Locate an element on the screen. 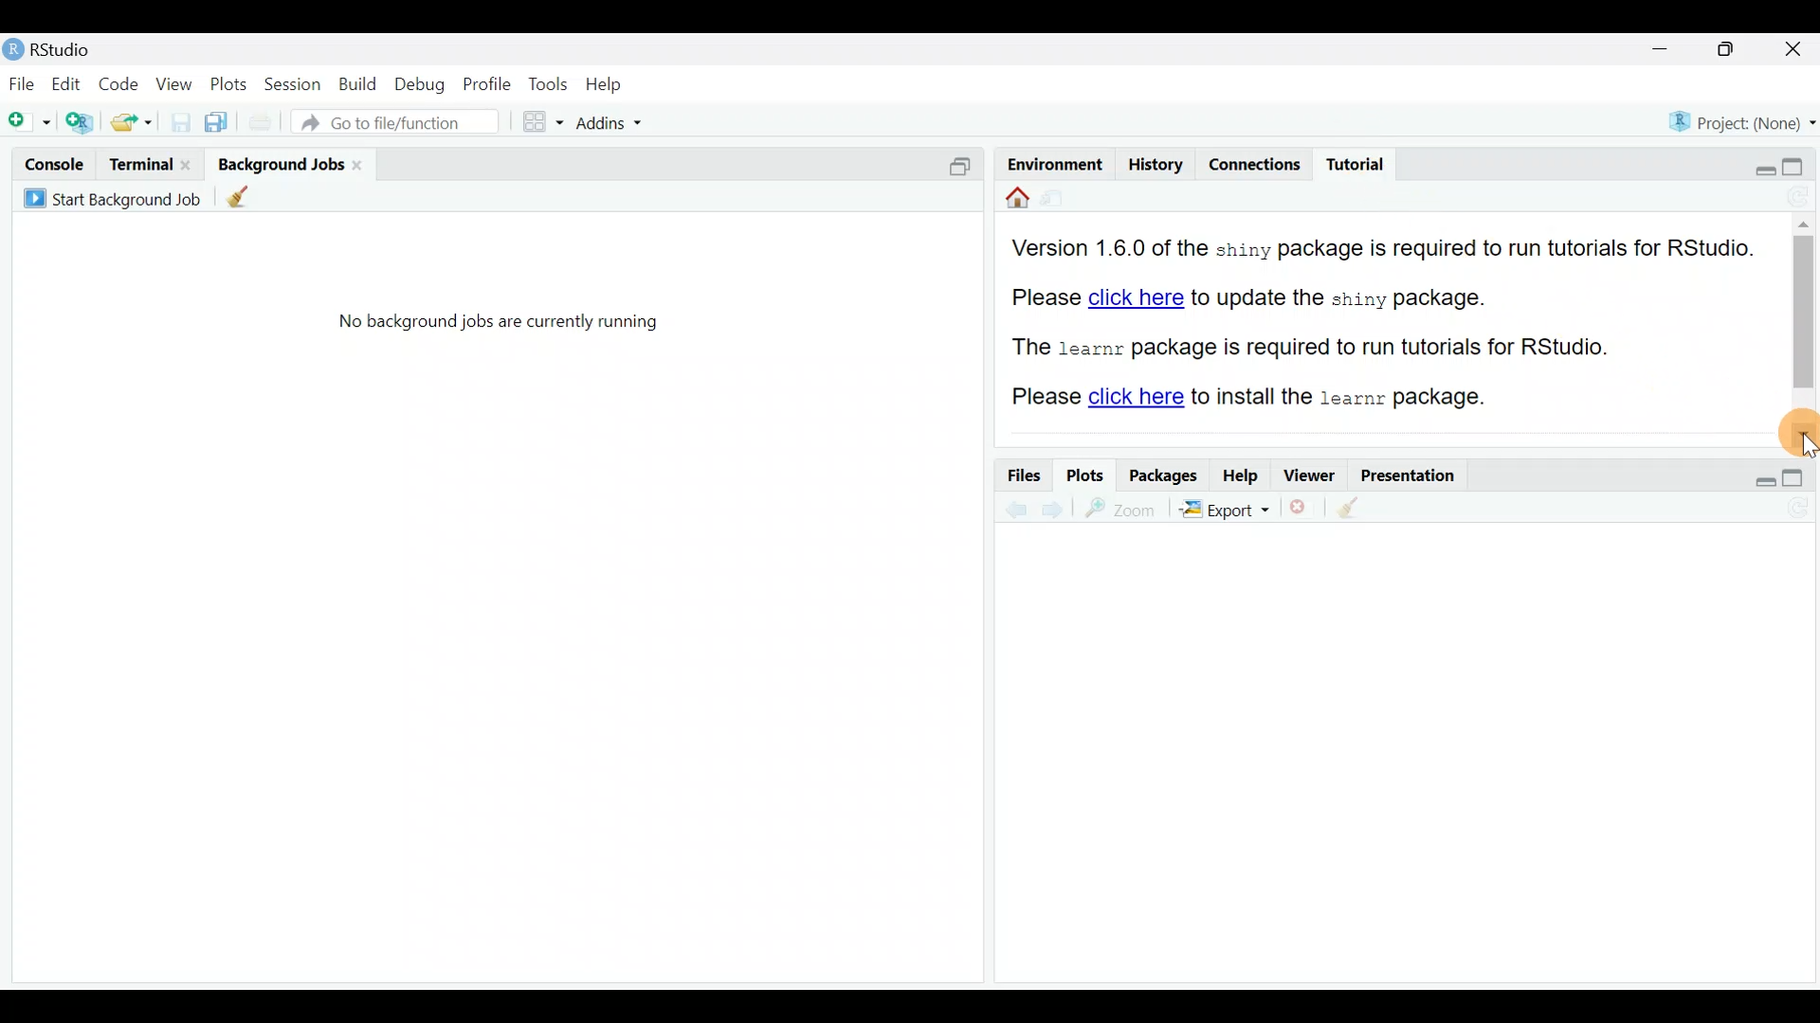 This screenshot has height=1023, width=1820. click here is located at coordinates (1137, 298).